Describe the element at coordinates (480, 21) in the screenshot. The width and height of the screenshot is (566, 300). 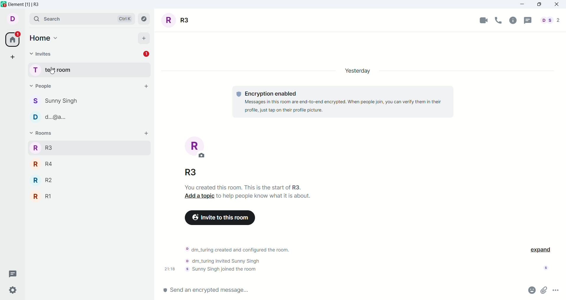
I see `video call` at that location.